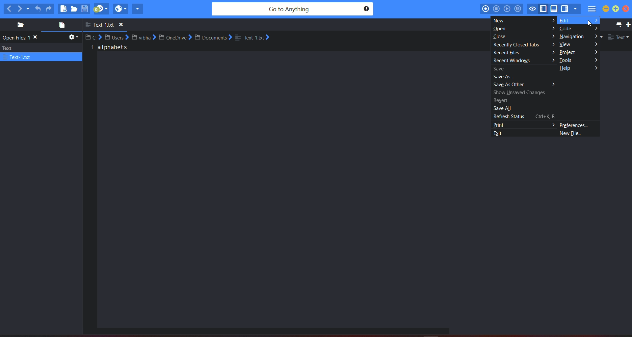 The width and height of the screenshot is (632, 337). Describe the element at coordinates (524, 124) in the screenshot. I see `Print` at that location.